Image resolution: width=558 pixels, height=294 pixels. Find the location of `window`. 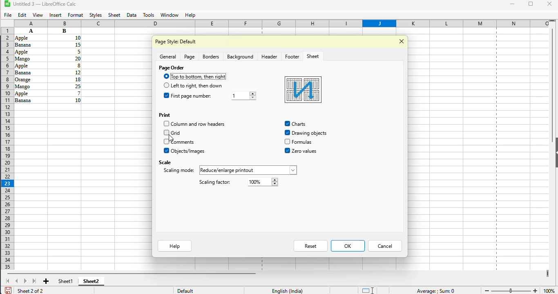

window is located at coordinates (169, 15).